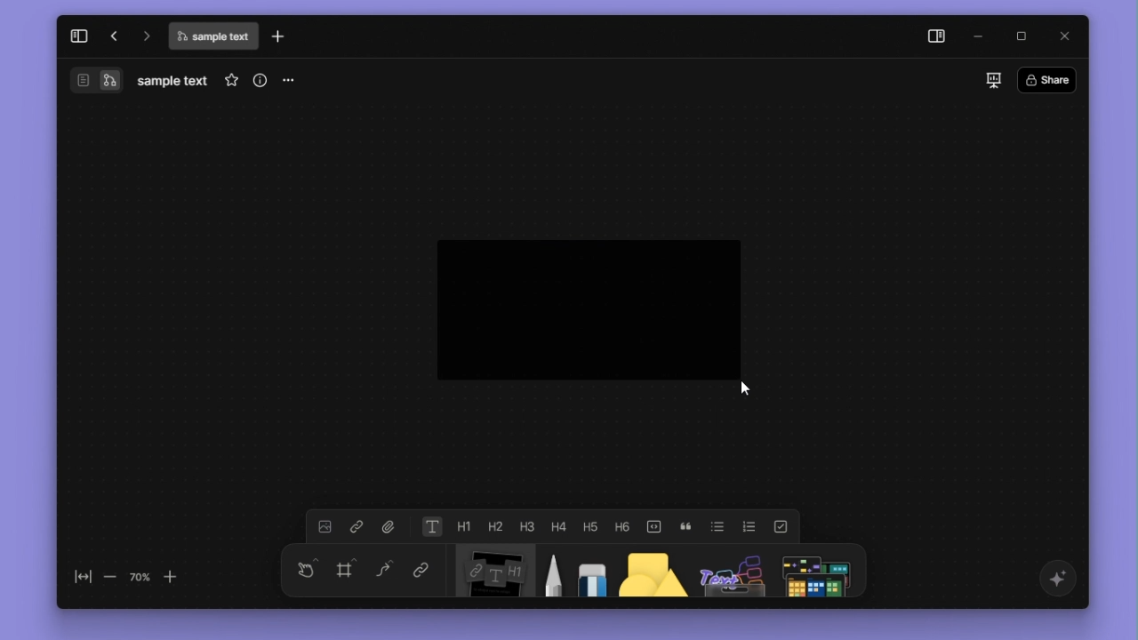 The width and height of the screenshot is (1138, 640). Describe the element at coordinates (172, 81) in the screenshot. I see `file name` at that location.